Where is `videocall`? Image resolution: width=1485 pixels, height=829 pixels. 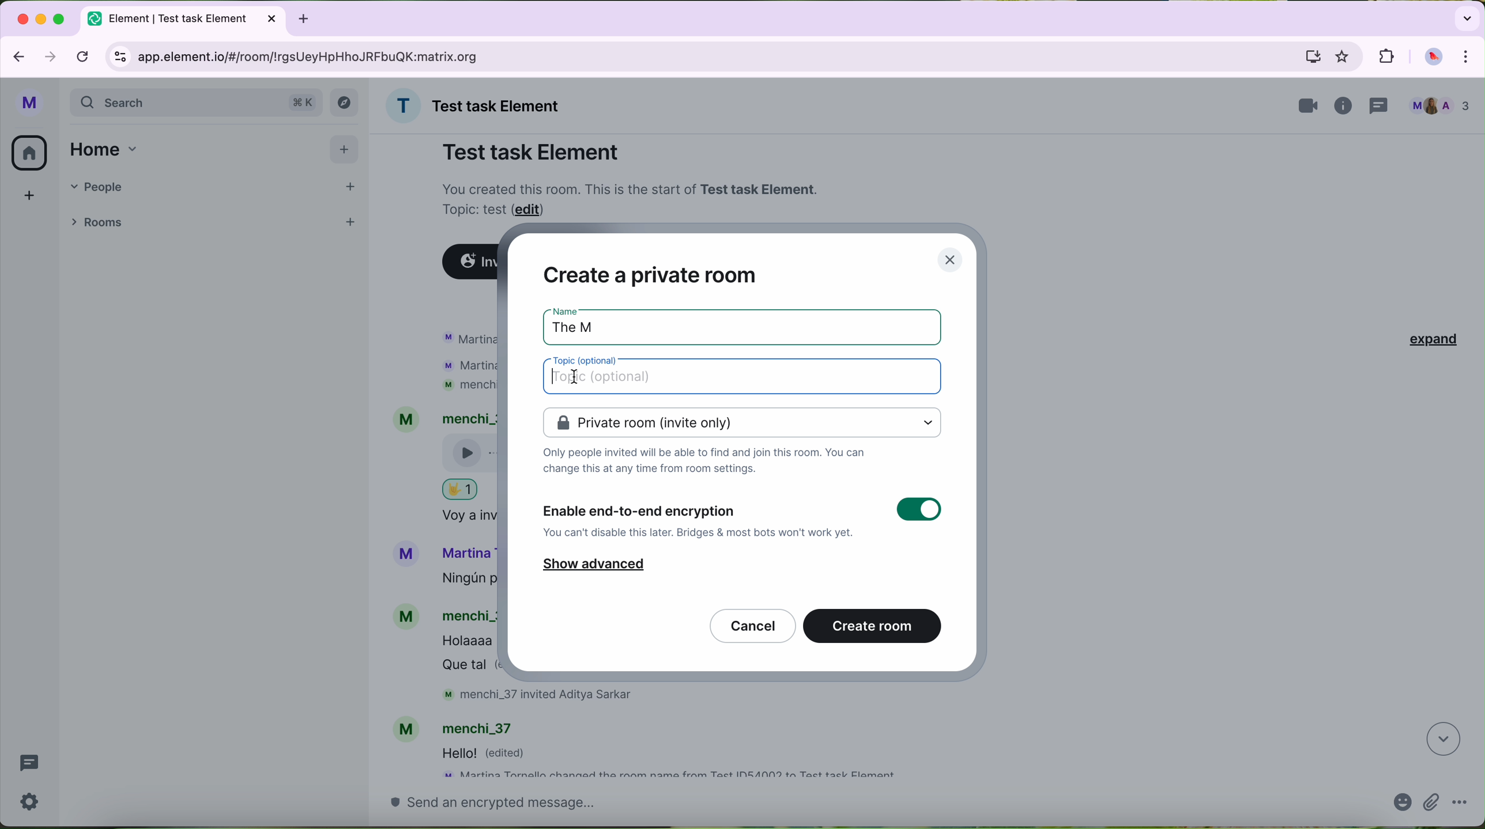
videocall is located at coordinates (1309, 106).